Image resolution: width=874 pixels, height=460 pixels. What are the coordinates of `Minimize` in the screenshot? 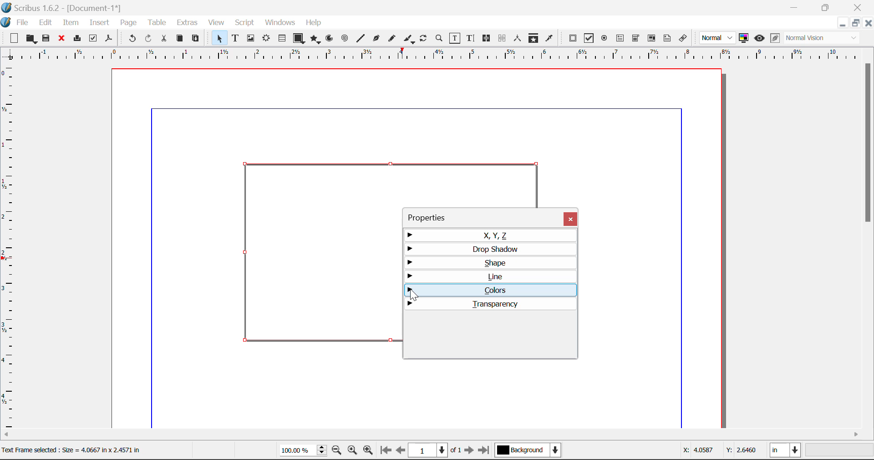 It's located at (827, 7).